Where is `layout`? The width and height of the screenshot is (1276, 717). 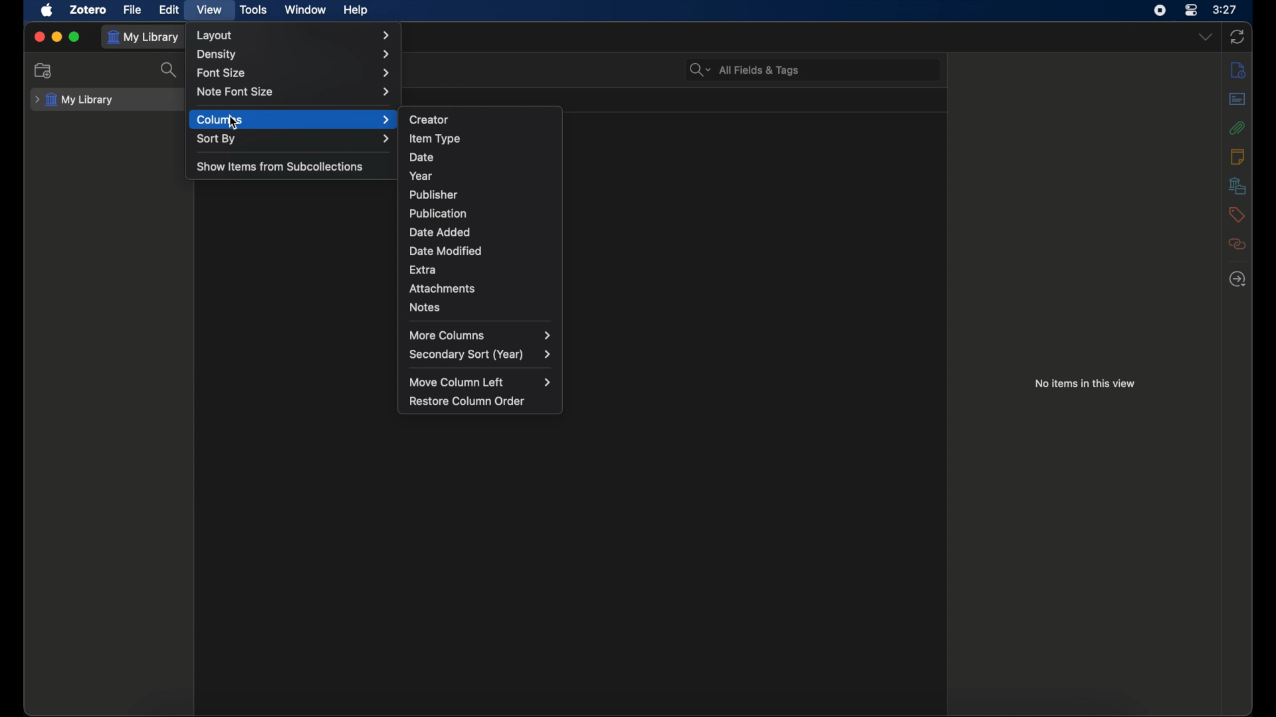
layout is located at coordinates (294, 35).